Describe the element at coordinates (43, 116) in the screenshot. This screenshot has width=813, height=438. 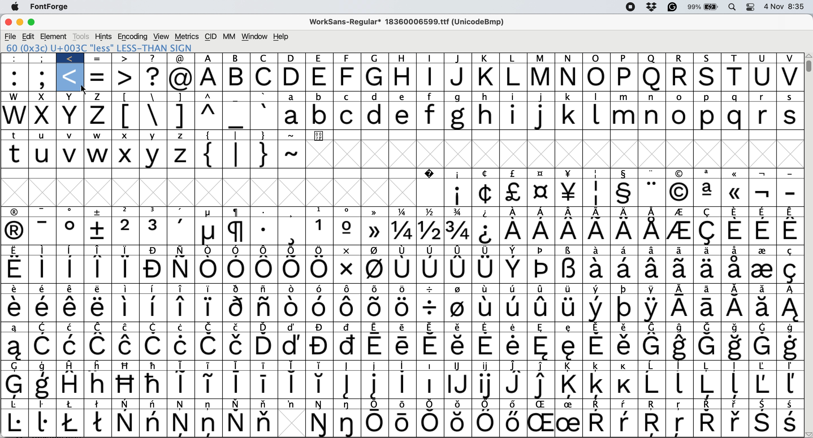
I see `x` at that location.